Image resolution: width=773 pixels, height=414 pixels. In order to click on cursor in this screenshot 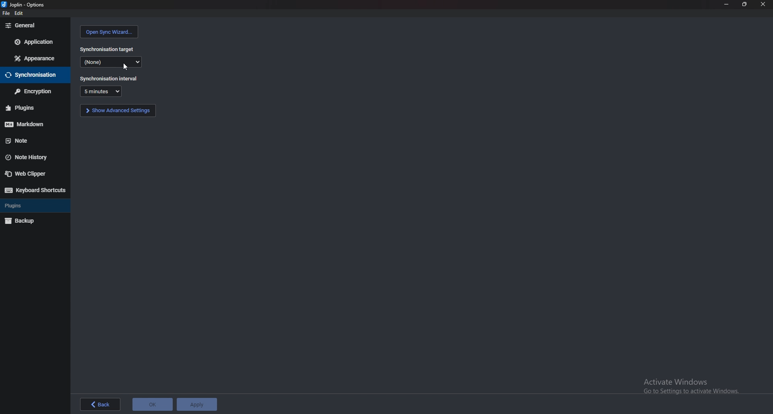, I will do `click(127, 67)`.